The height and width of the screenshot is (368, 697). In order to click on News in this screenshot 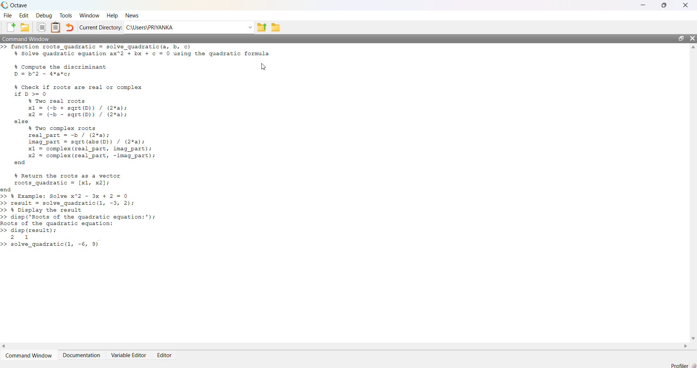, I will do `click(133, 15)`.